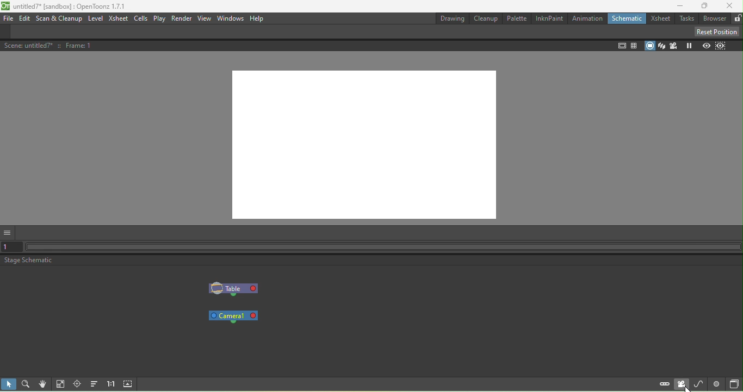 Image resolution: width=743 pixels, height=392 pixels. I want to click on Fit to window, so click(62, 384).